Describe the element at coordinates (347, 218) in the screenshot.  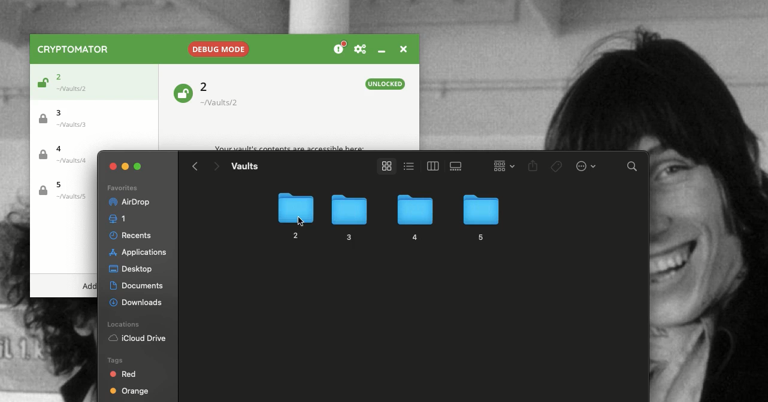
I see `3` at that location.